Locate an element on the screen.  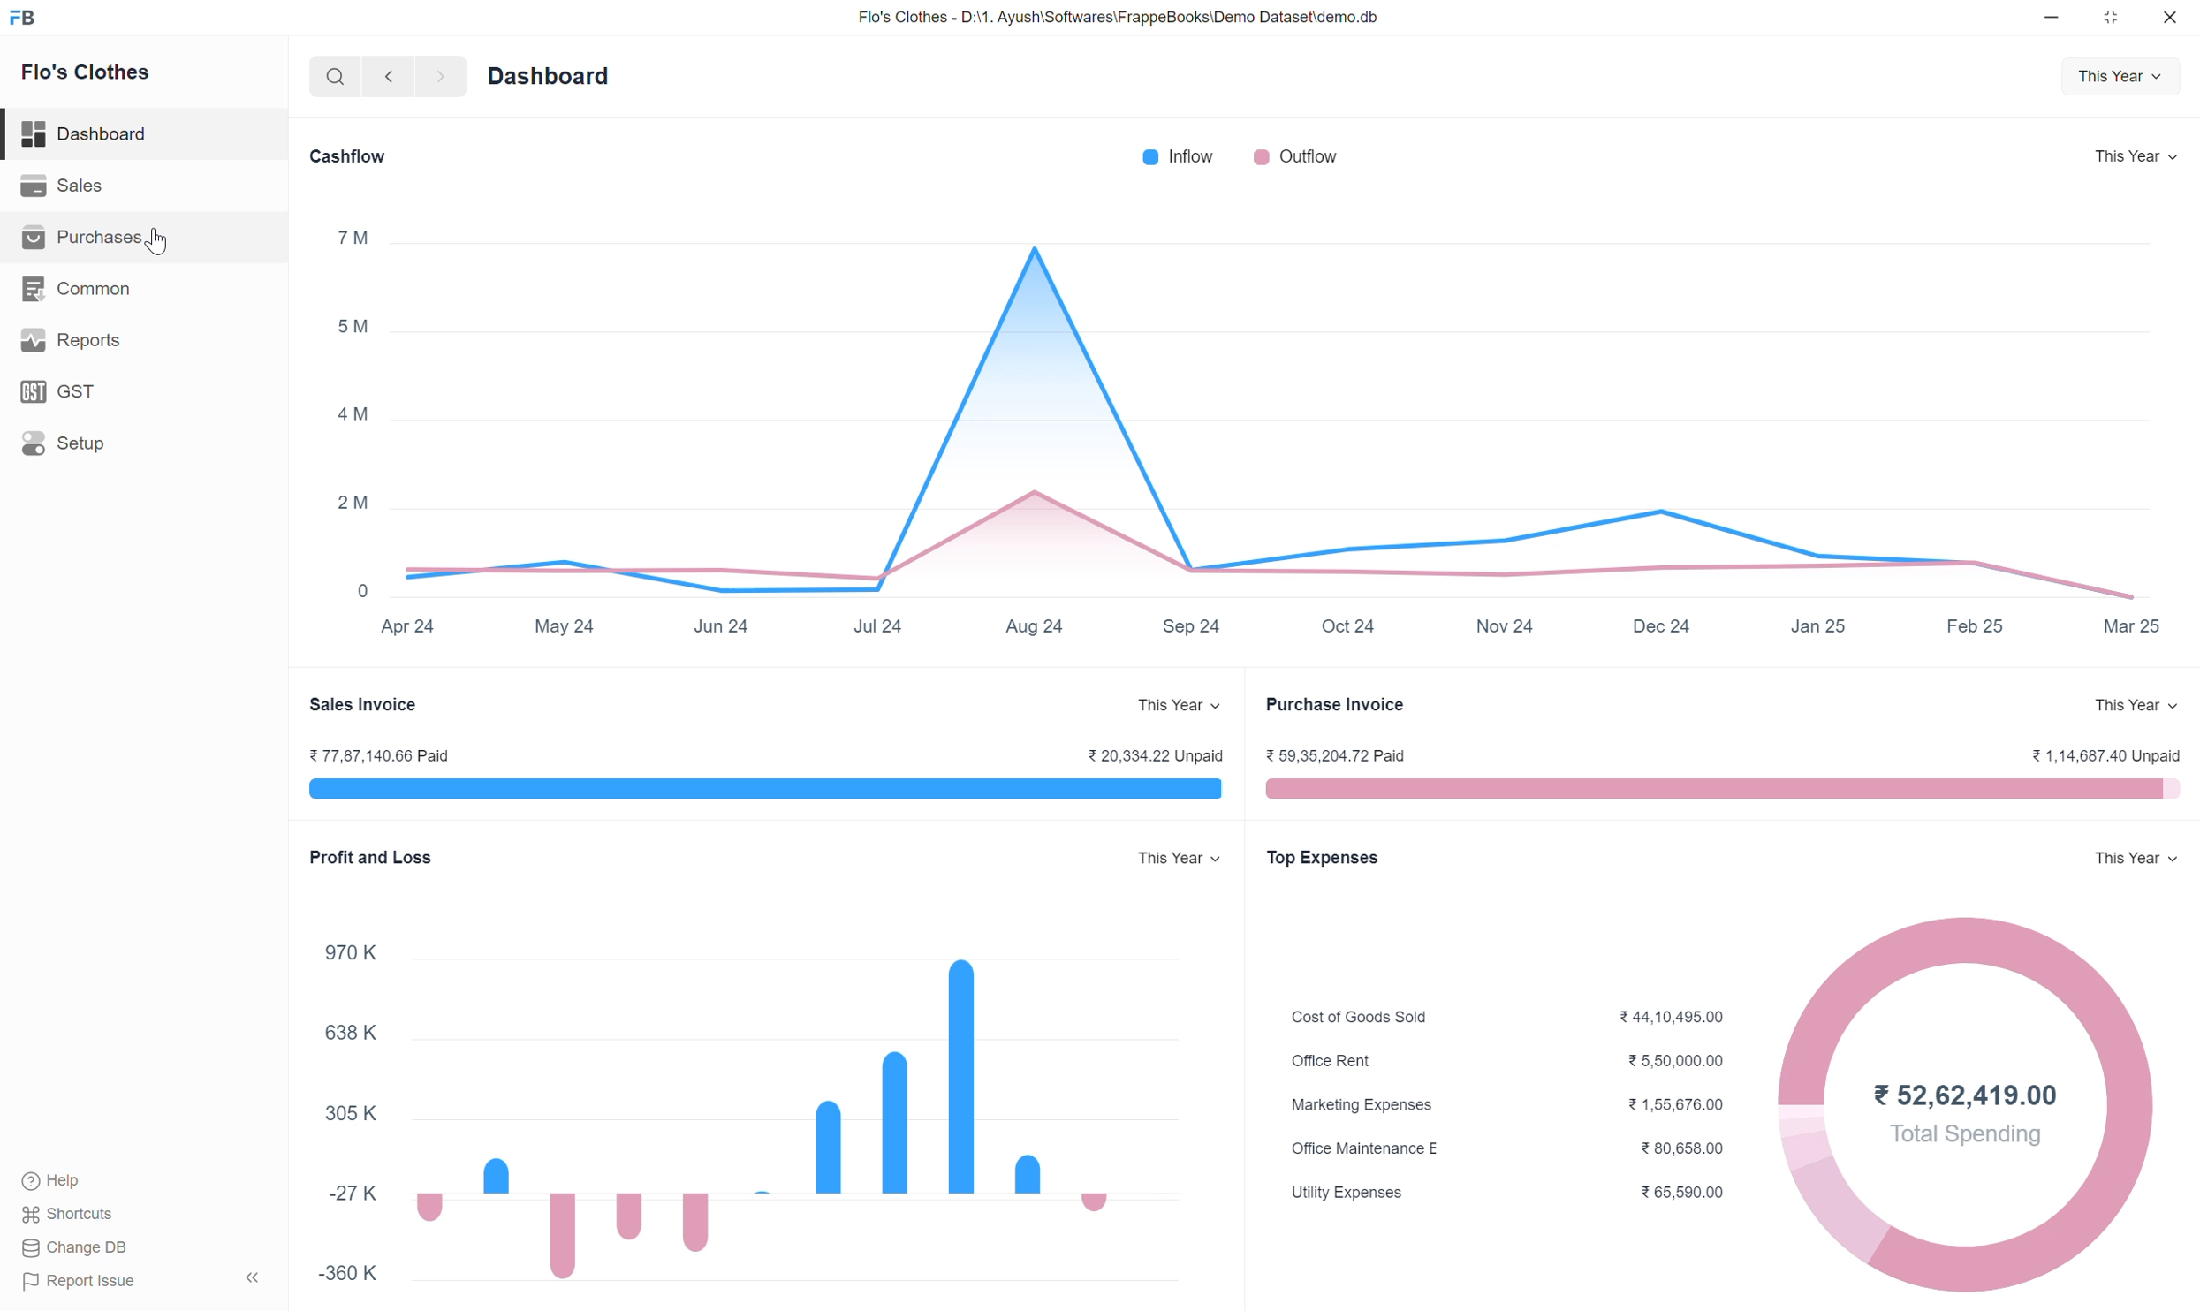
previous is located at coordinates (389, 76).